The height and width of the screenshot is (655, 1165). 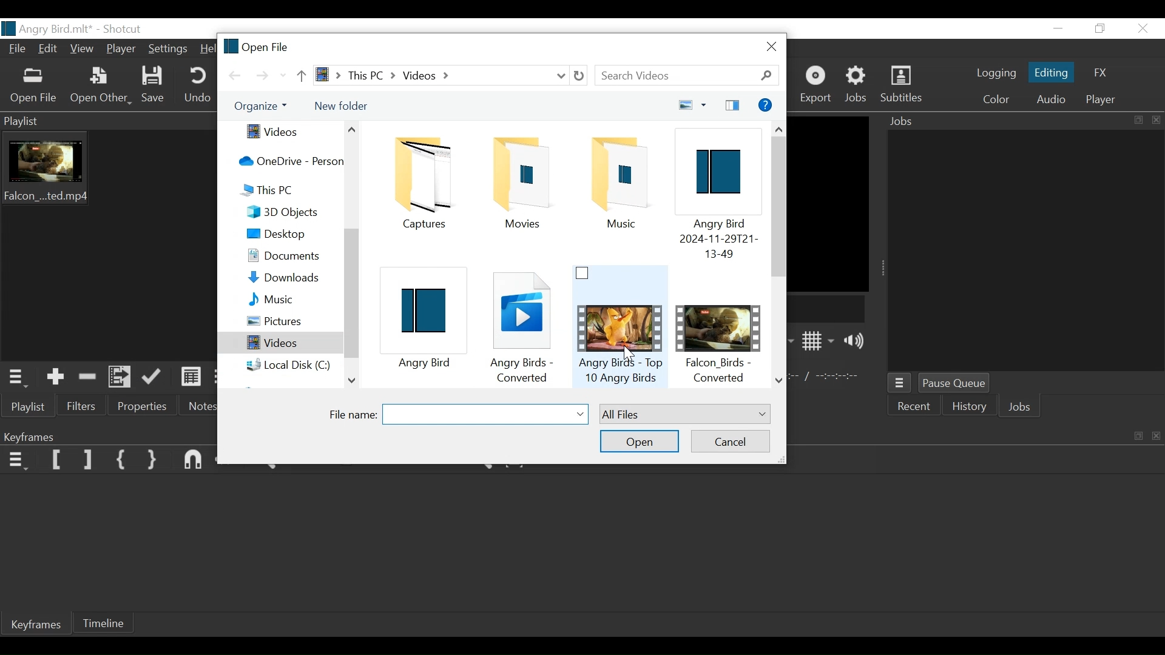 What do you see at coordinates (820, 341) in the screenshot?
I see `Toggle display grid on player` at bounding box center [820, 341].